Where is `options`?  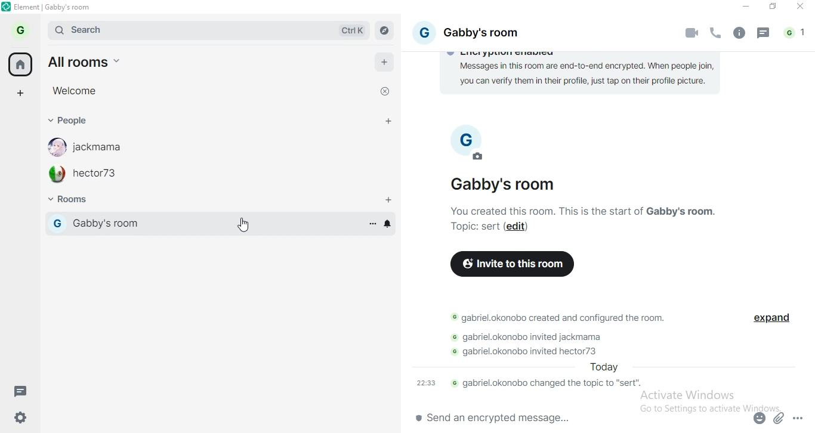
options is located at coordinates (799, 416).